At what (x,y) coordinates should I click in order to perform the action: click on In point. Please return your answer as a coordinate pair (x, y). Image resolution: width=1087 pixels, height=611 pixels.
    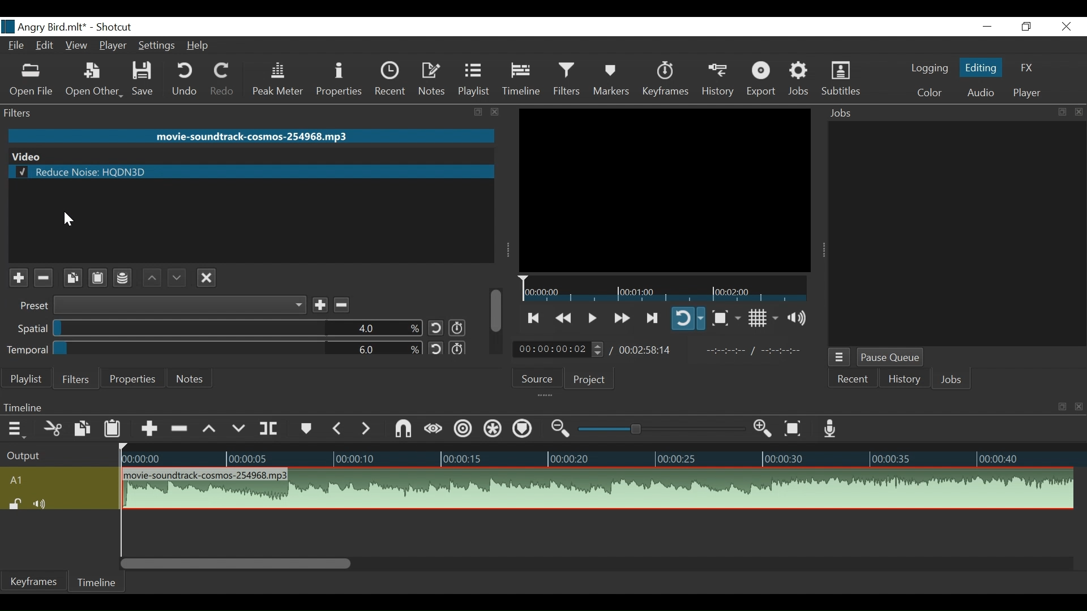
    Looking at the image, I should click on (754, 352).